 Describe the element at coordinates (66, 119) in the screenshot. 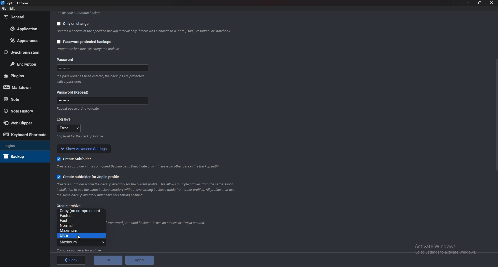

I see `Log level` at that location.